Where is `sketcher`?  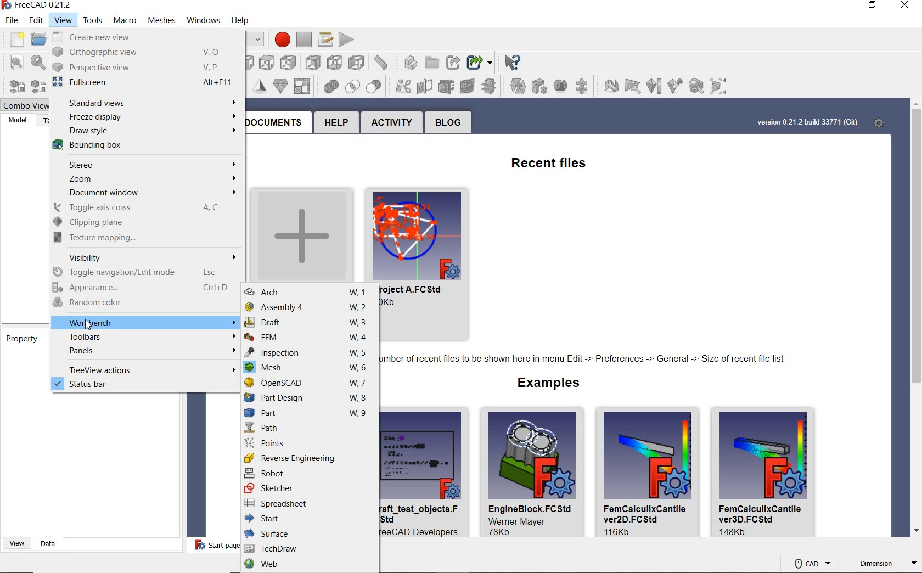 sketcher is located at coordinates (310, 488).